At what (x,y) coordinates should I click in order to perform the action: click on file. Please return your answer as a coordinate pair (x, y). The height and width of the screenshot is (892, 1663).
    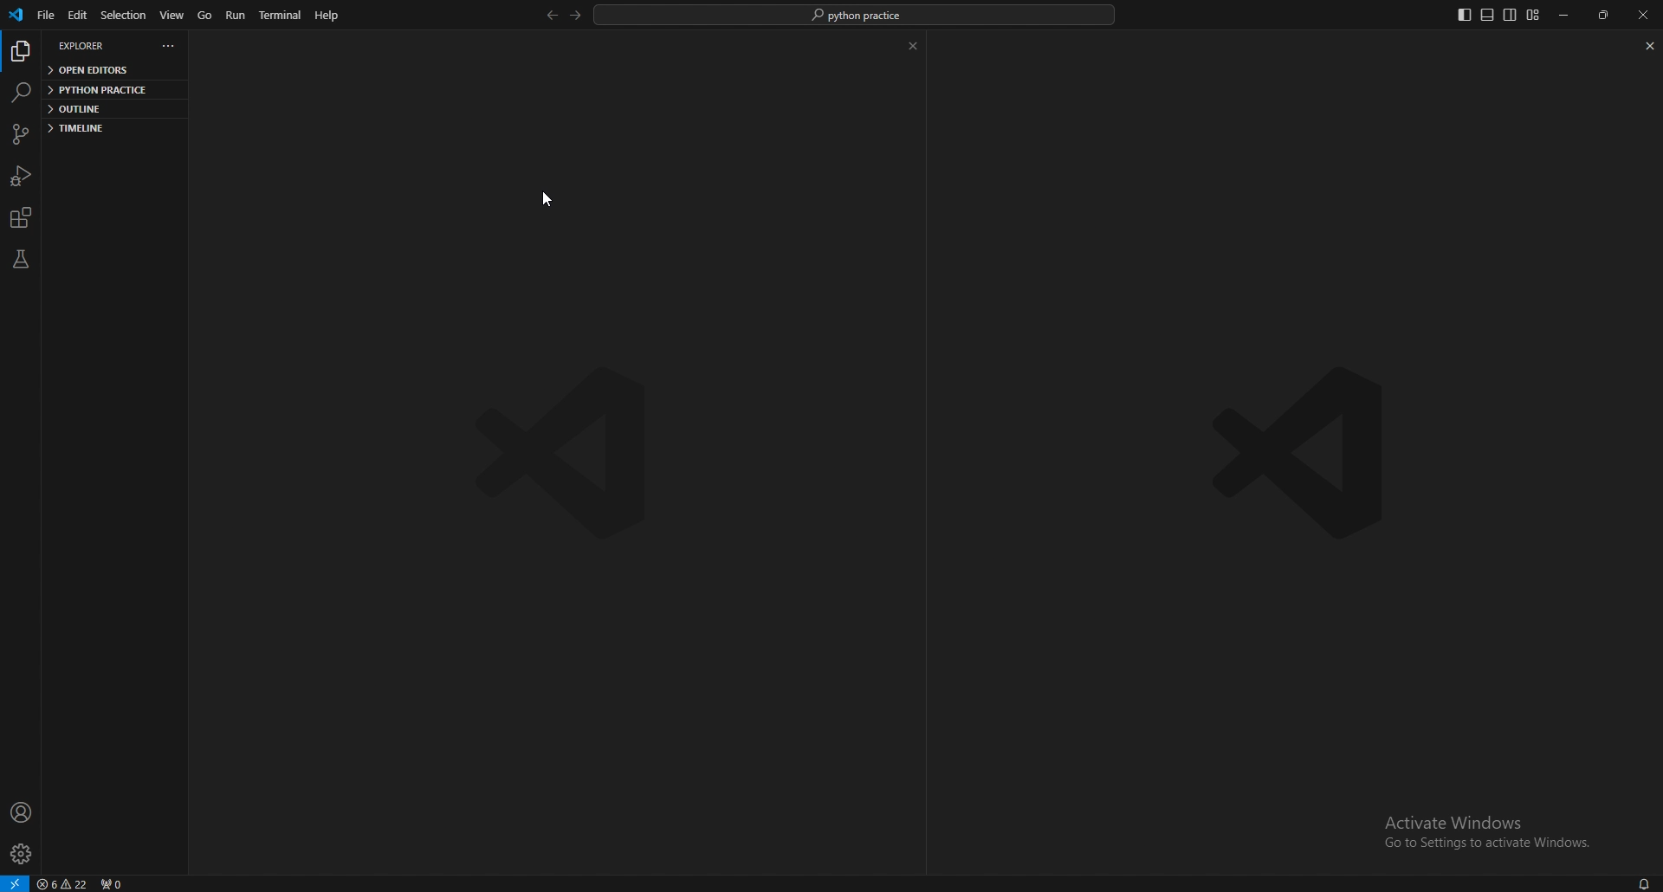
    Looking at the image, I should click on (46, 16).